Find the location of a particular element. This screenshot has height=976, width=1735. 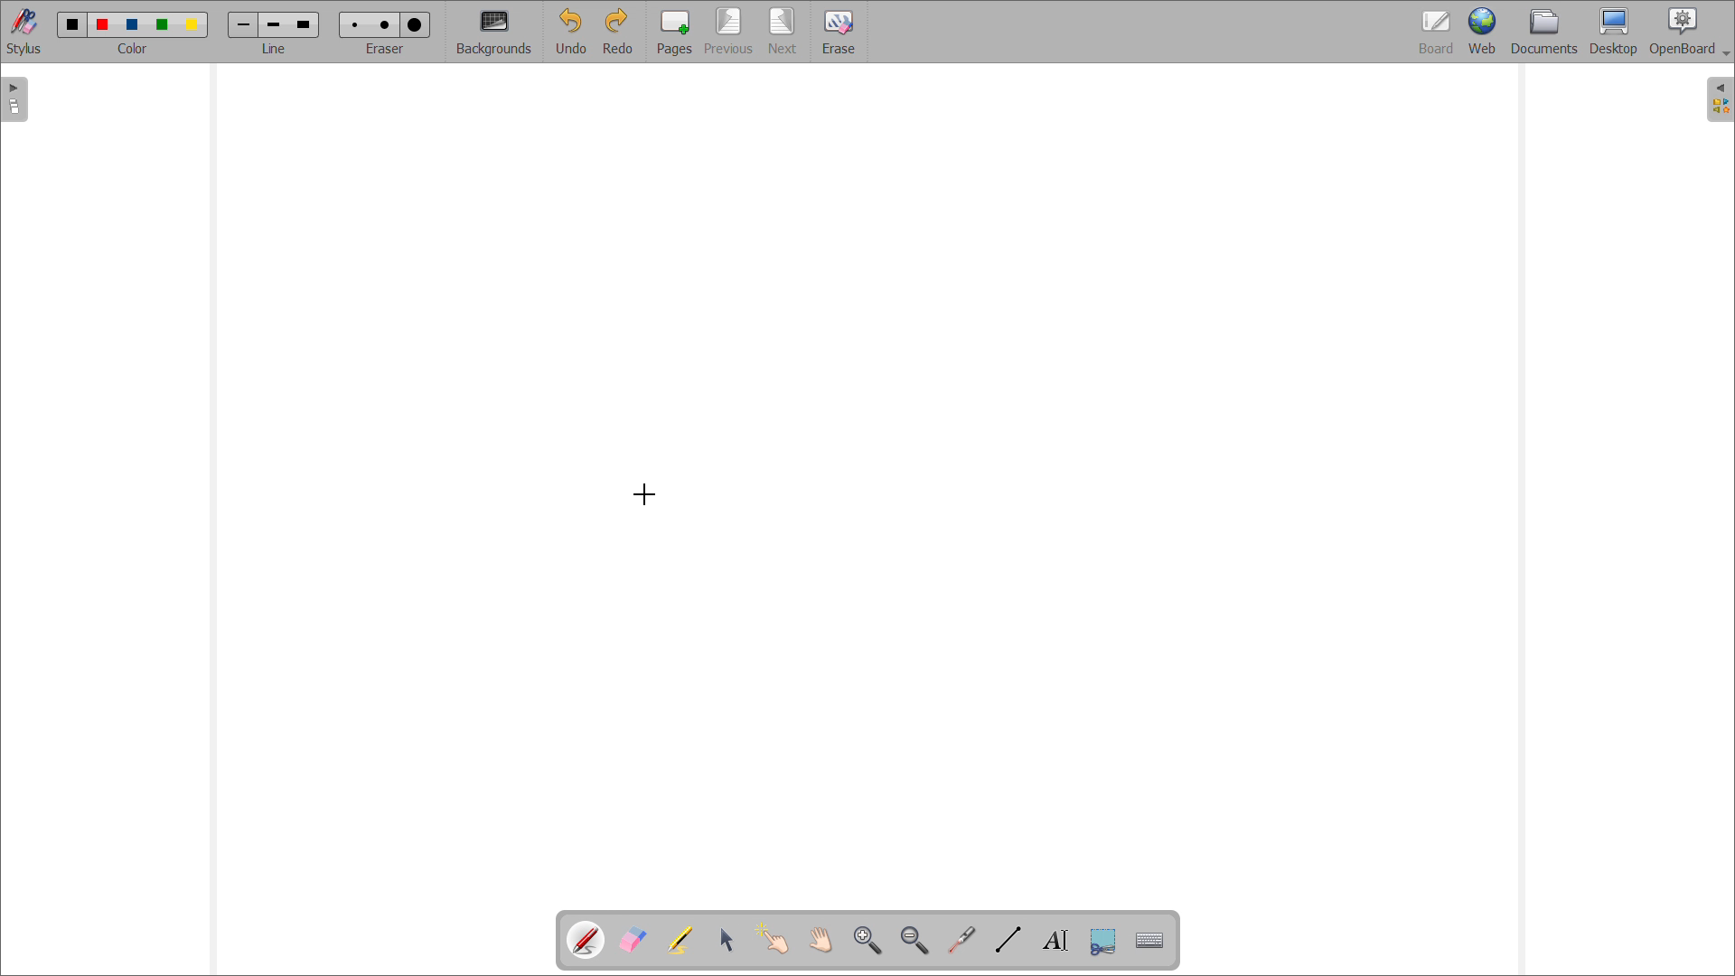

capture part of the screen is located at coordinates (1103, 941).